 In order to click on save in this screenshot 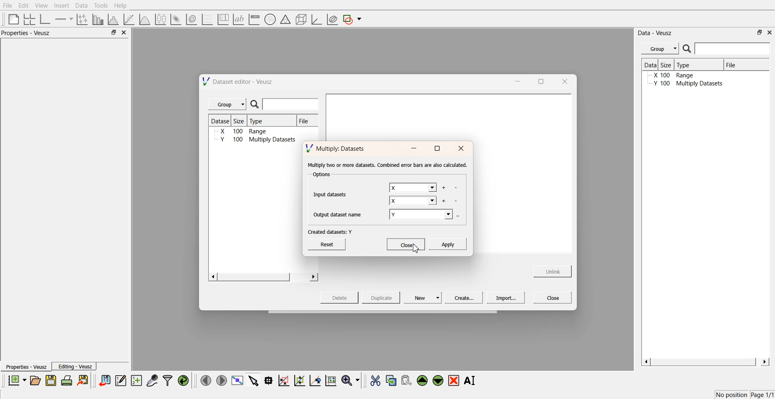, I will do `click(52, 380)`.